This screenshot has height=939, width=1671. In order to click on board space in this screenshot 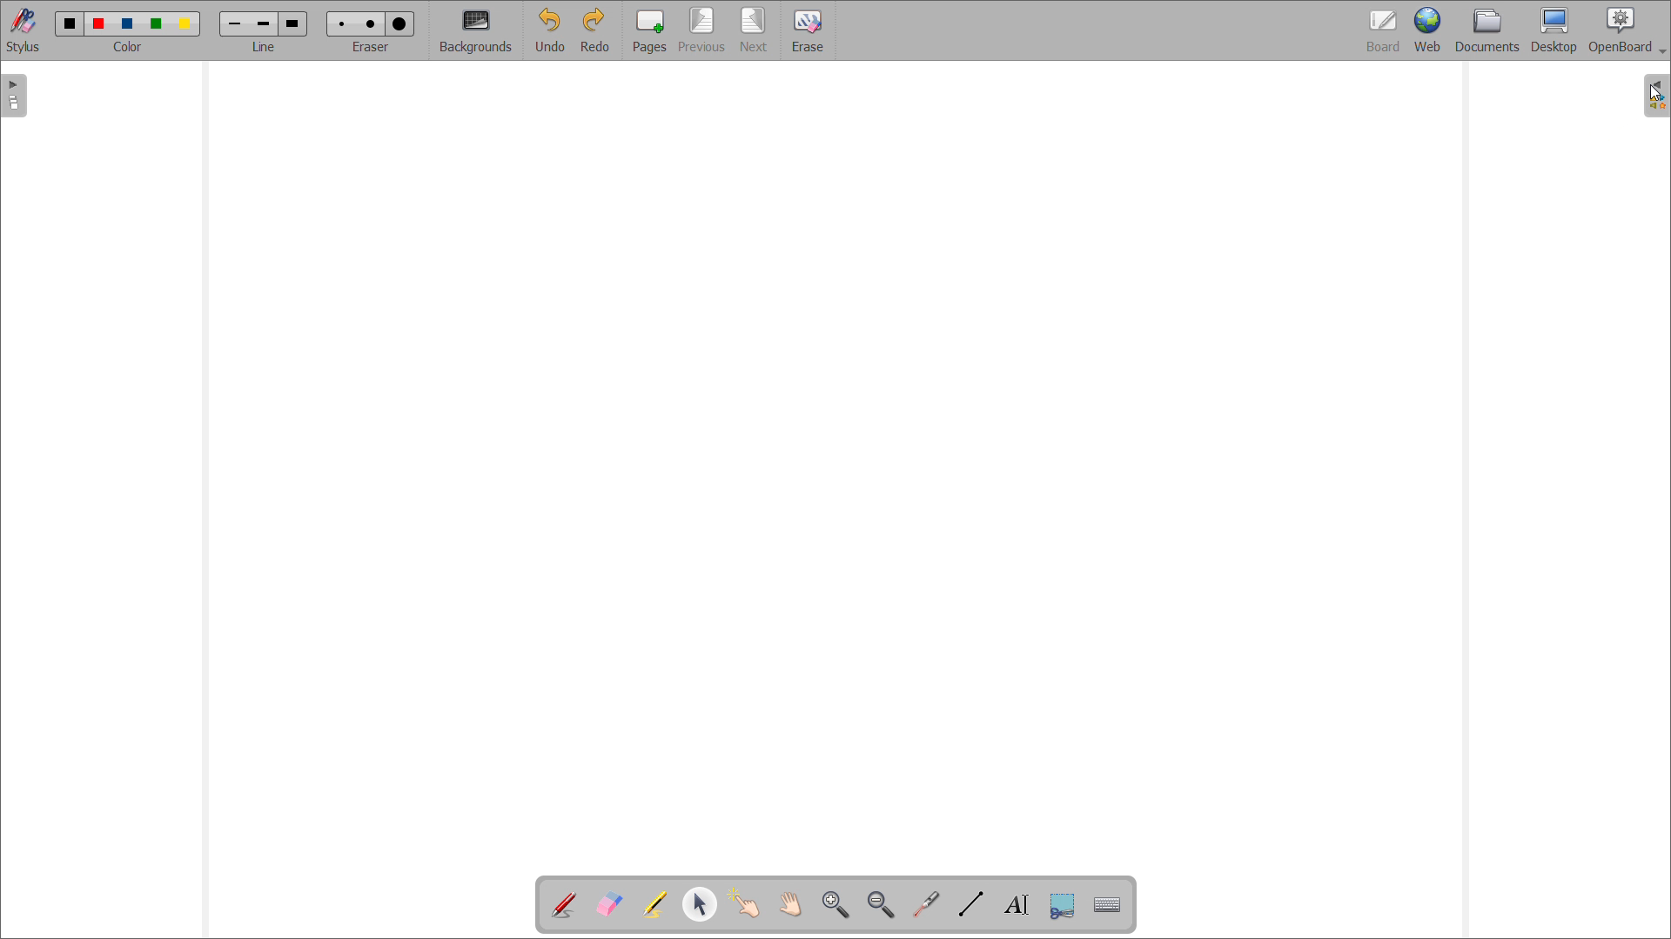, I will do `click(833, 465)`.